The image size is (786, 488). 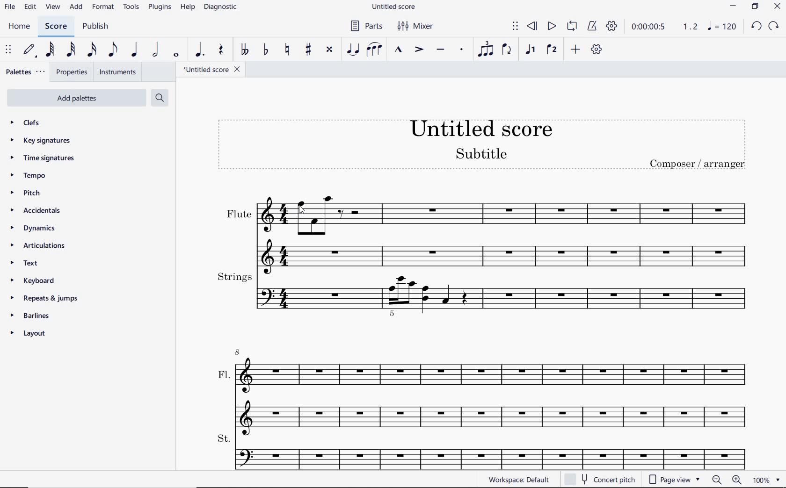 I want to click on dynamics, so click(x=33, y=229).